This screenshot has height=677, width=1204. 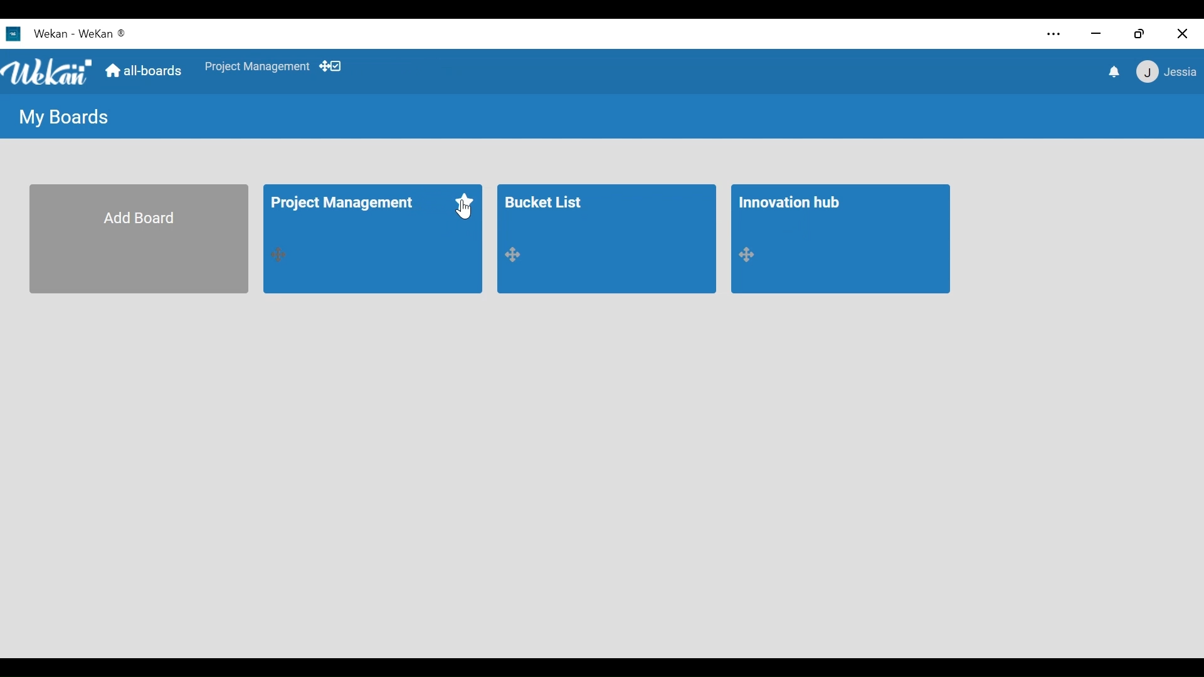 What do you see at coordinates (457, 212) in the screenshot?
I see `Cursor` at bounding box center [457, 212].